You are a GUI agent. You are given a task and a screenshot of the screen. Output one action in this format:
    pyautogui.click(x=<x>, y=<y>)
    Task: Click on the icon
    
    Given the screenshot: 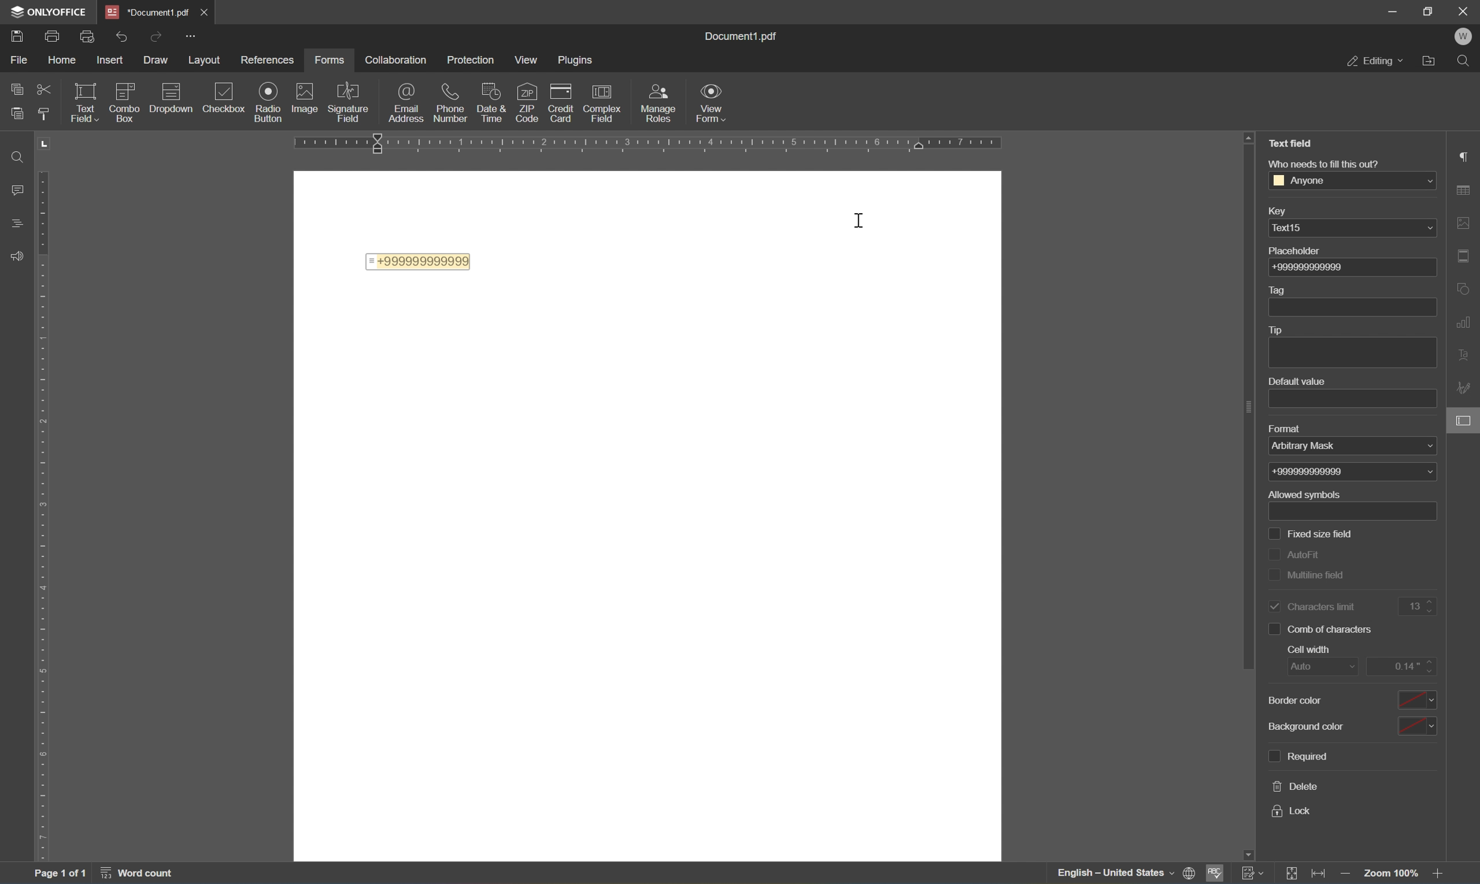 What is the action you would take?
    pyautogui.click(x=495, y=97)
    